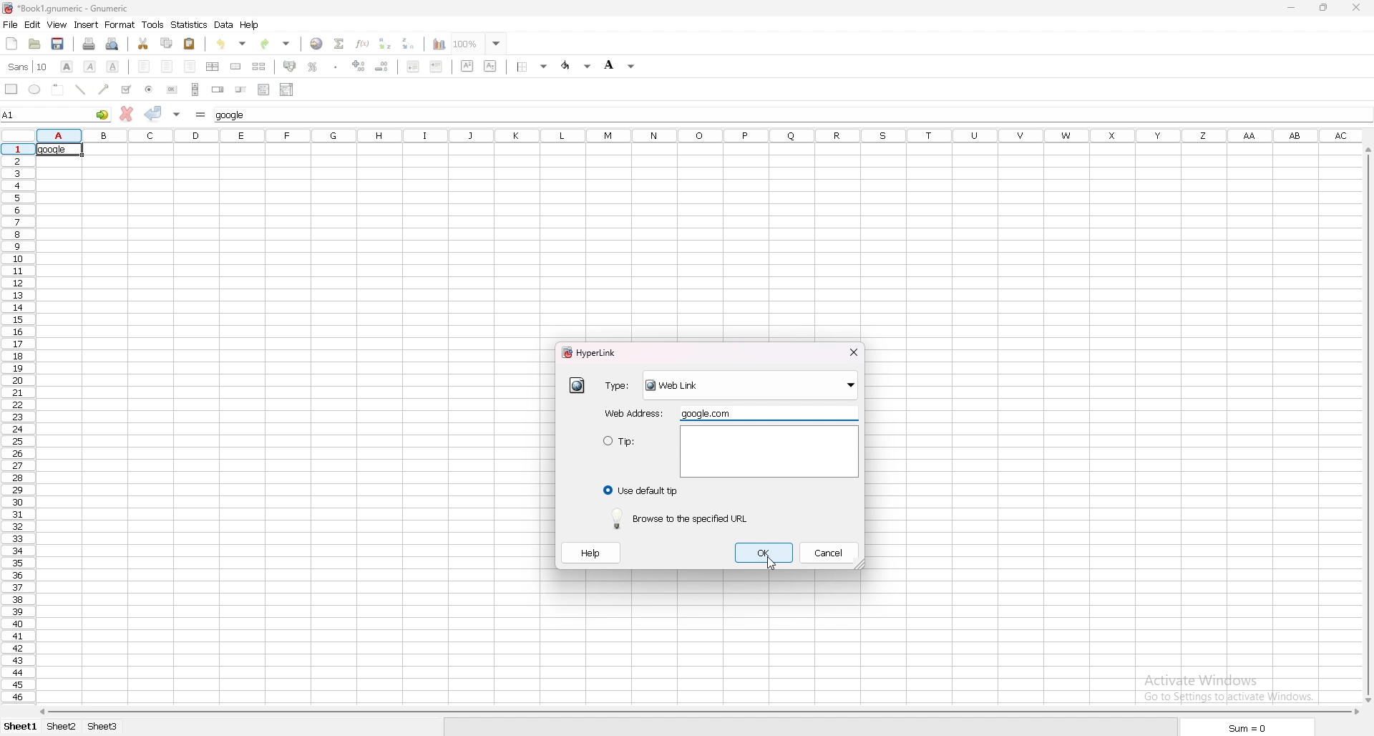 Image resolution: width=1374 pixels, height=736 pixels. Describe the element at coordinates (82, 88) in the screenshot. I see `line` at that location.